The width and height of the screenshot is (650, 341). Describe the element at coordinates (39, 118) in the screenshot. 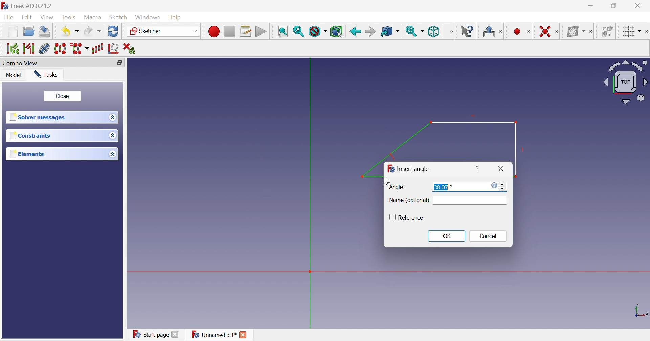

I see `Solver messages` at that location.